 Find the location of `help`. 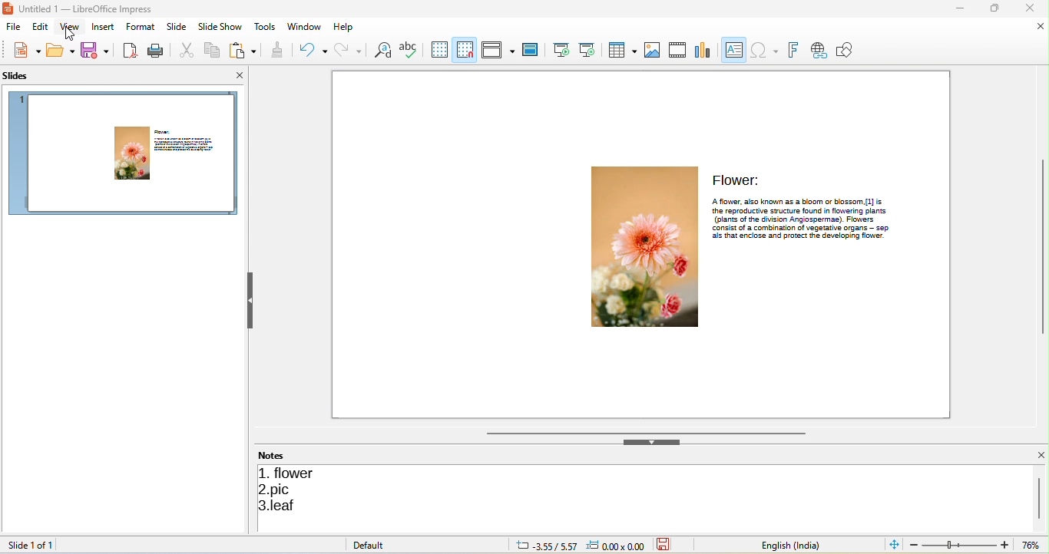

help is located at coordinates (346, 26).